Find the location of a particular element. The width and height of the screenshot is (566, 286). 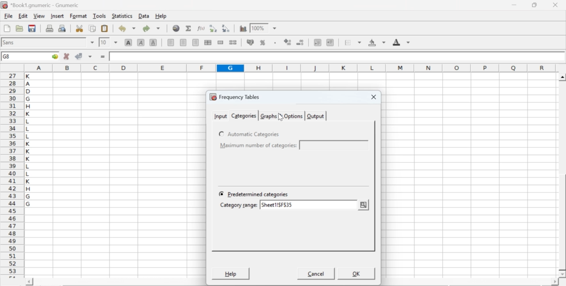

sheet1!$F$35 is located at coordinates (277, 205).